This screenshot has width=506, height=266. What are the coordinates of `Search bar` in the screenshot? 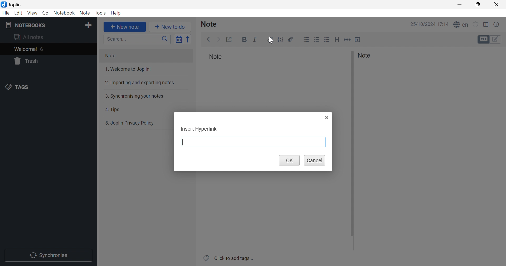 It's located at (138, 39).